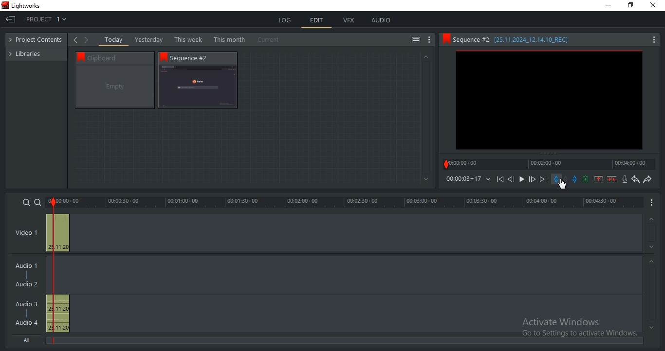 The width and height of the screenshot is (665, 351). I want to click on Greyed out down arrow, so click(653, 248).